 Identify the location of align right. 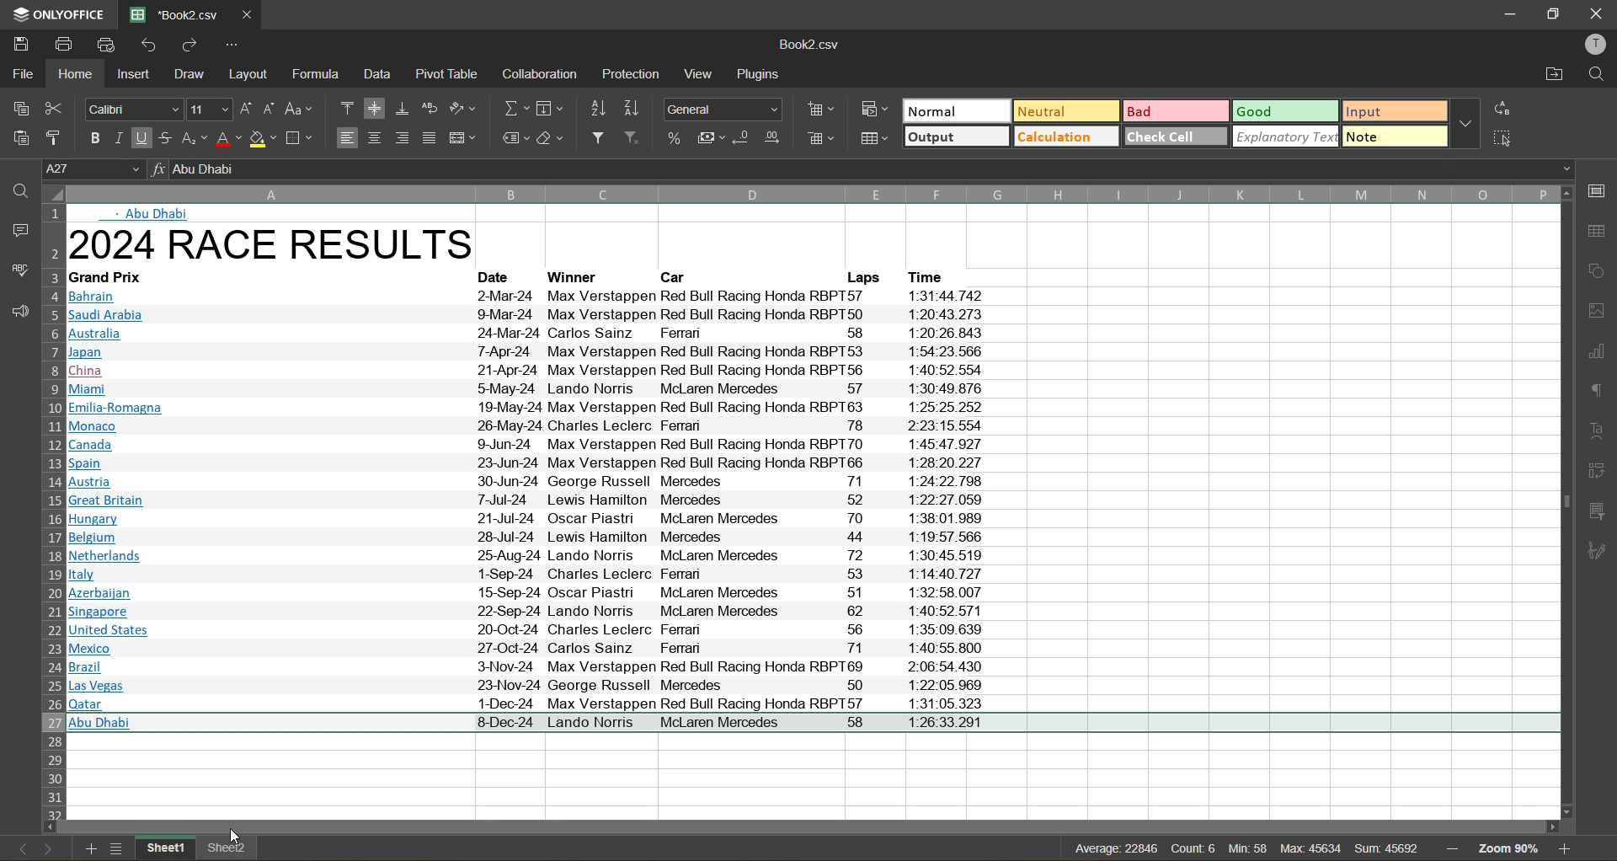
(406, 138).